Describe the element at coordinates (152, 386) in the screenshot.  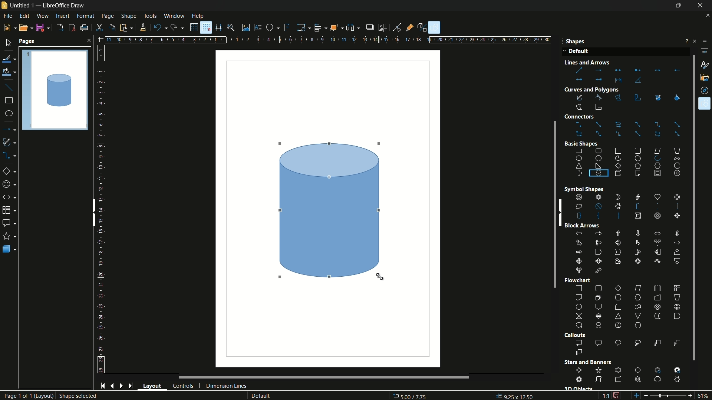
I see `layout` at that location.